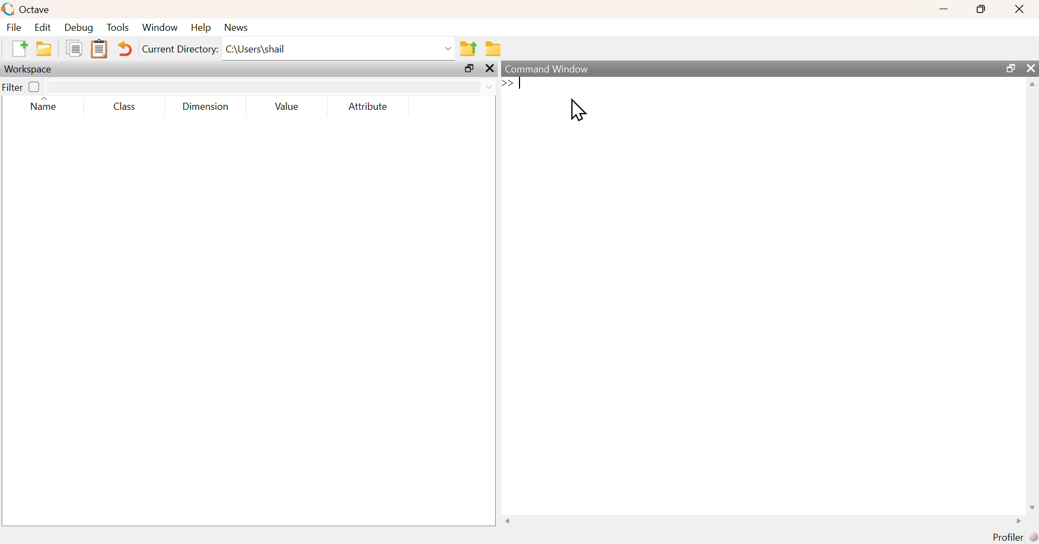  Describe the element at coordinates (37, 9) in the screenshot. I see `Octave` at that location.